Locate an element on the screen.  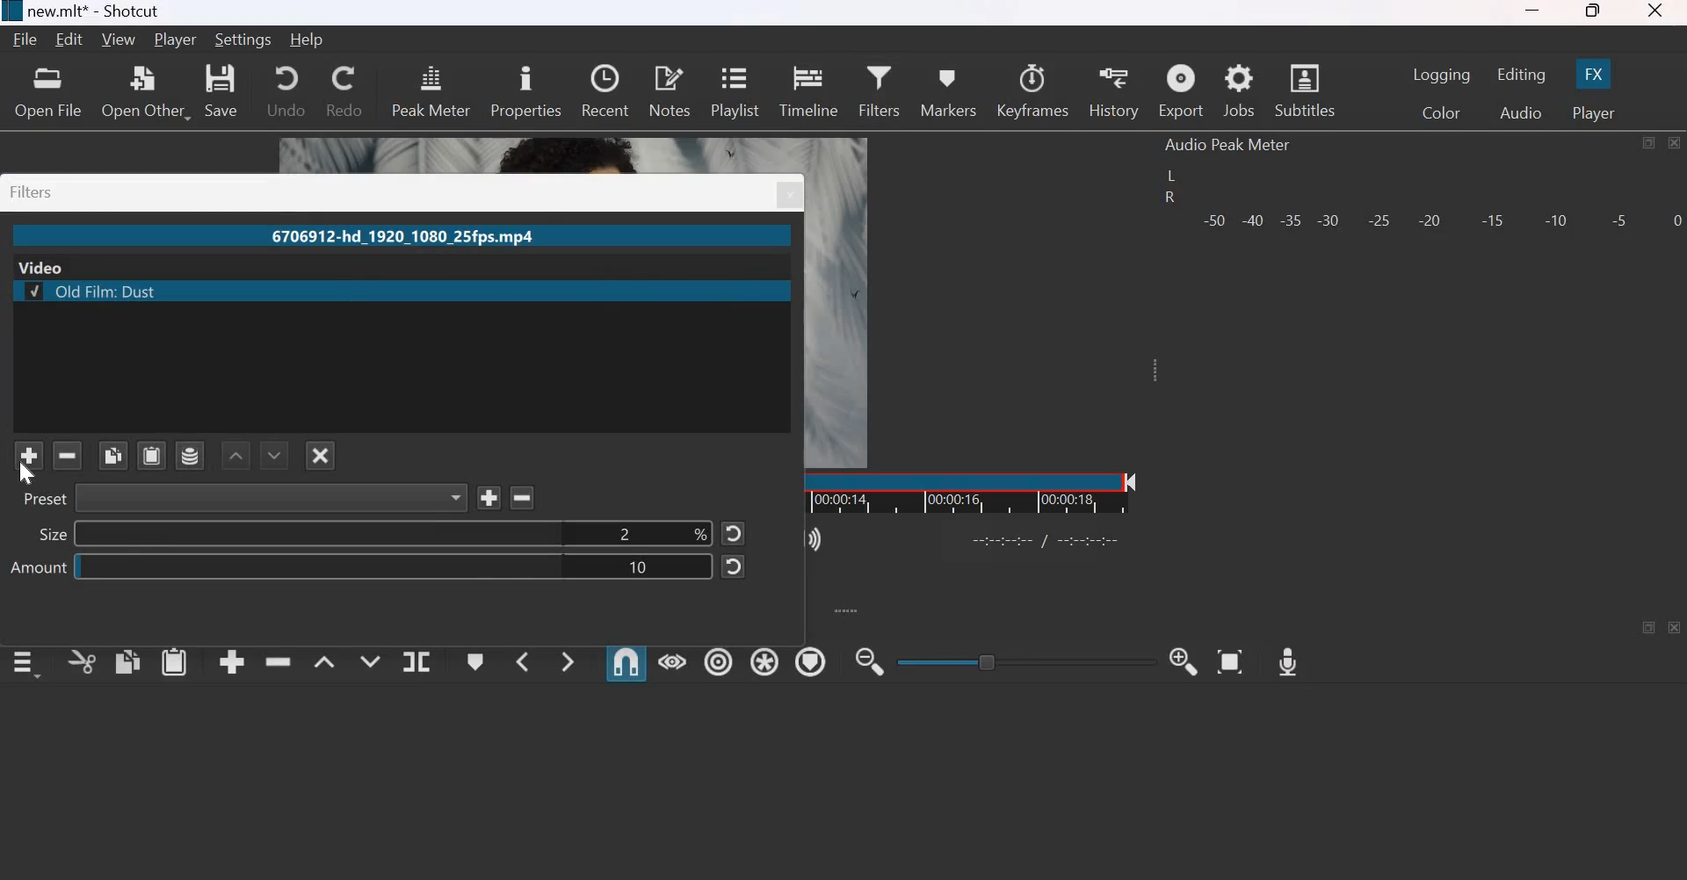
Recent is located at coordinates (605, 90).